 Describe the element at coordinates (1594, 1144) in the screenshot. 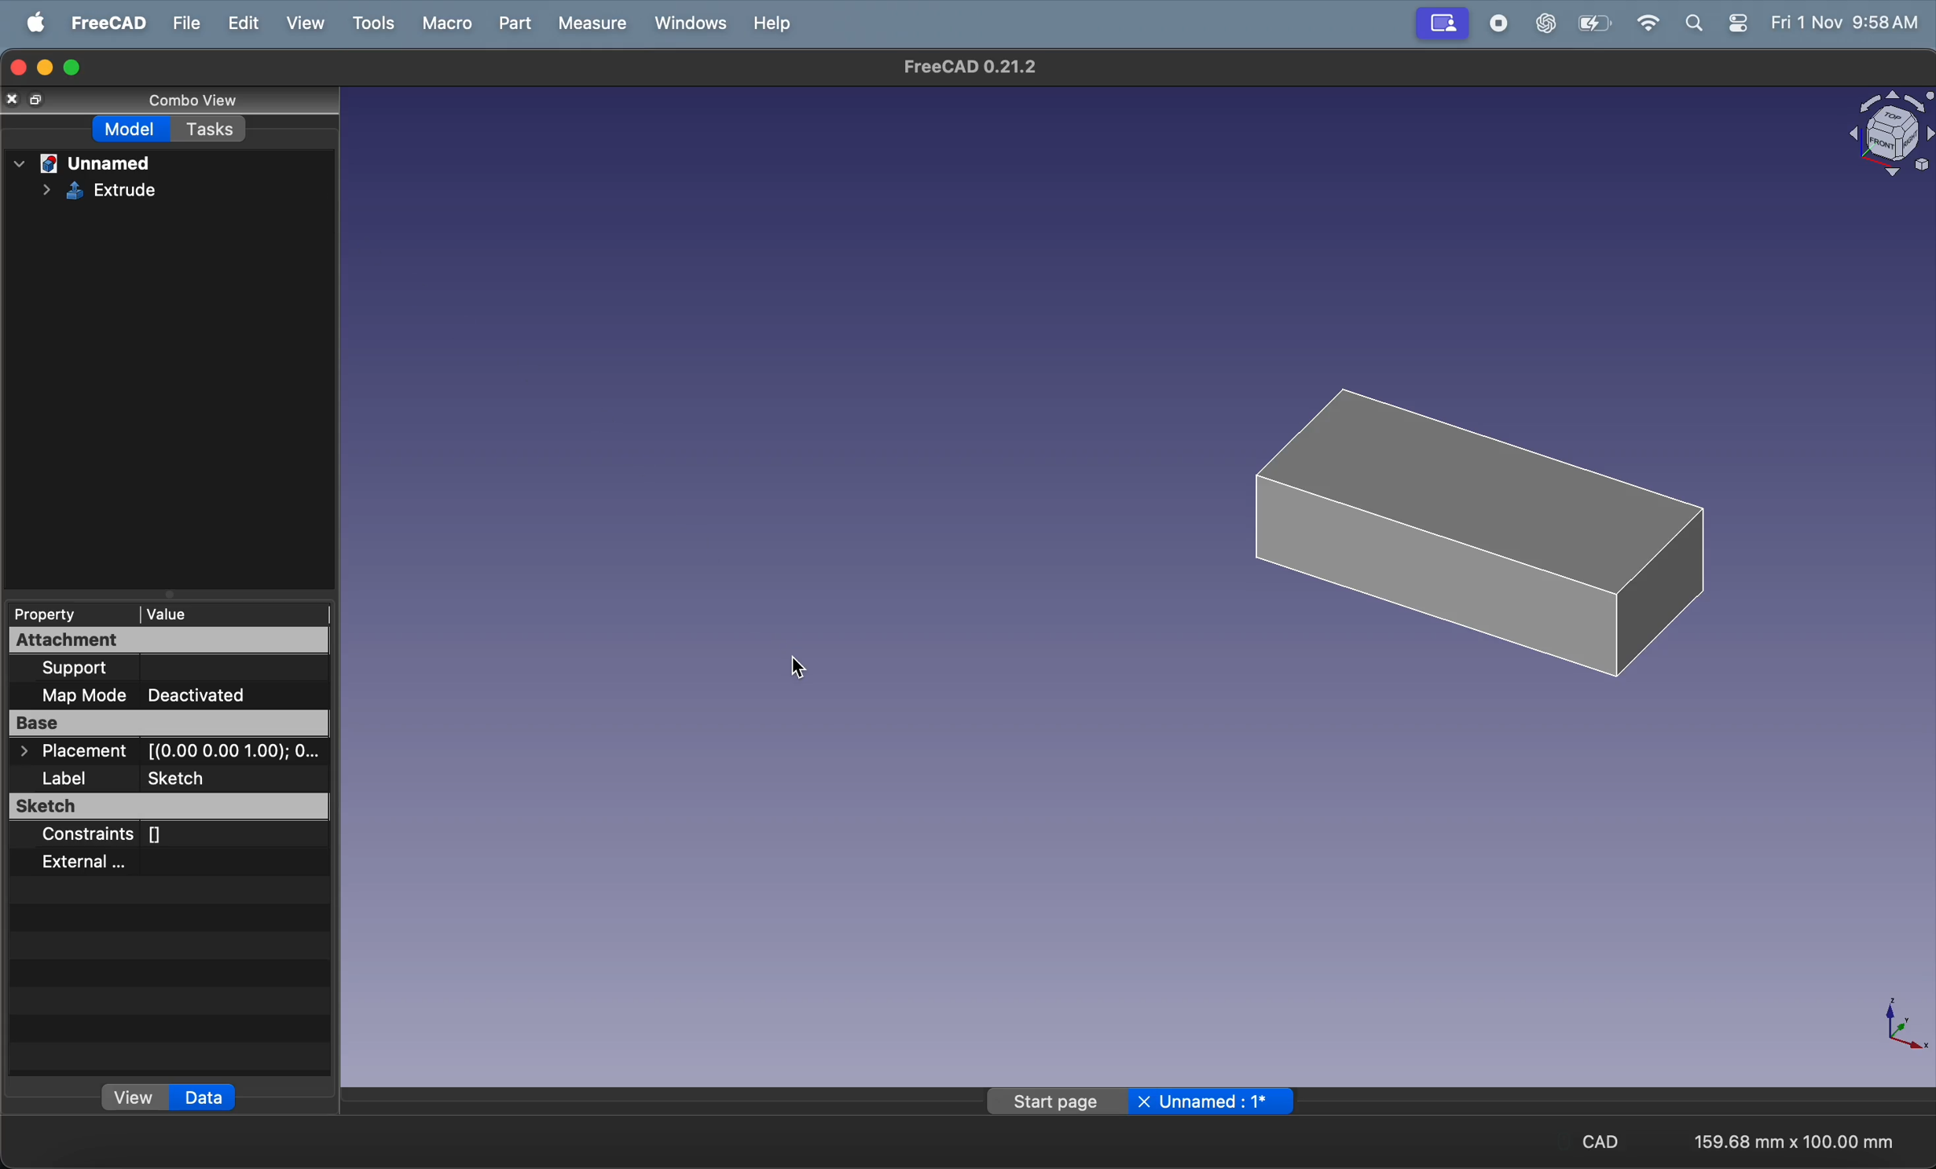

I see `cad` at that location.